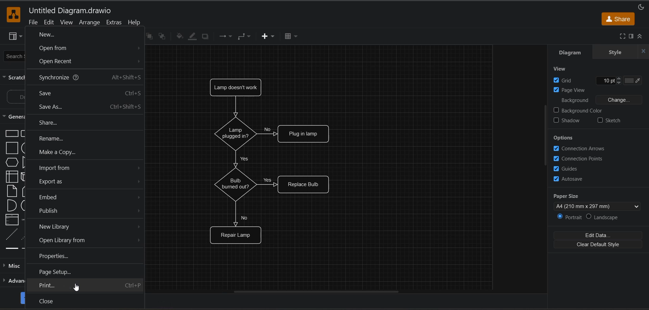  I want to click on cursor, so click(77, 286).